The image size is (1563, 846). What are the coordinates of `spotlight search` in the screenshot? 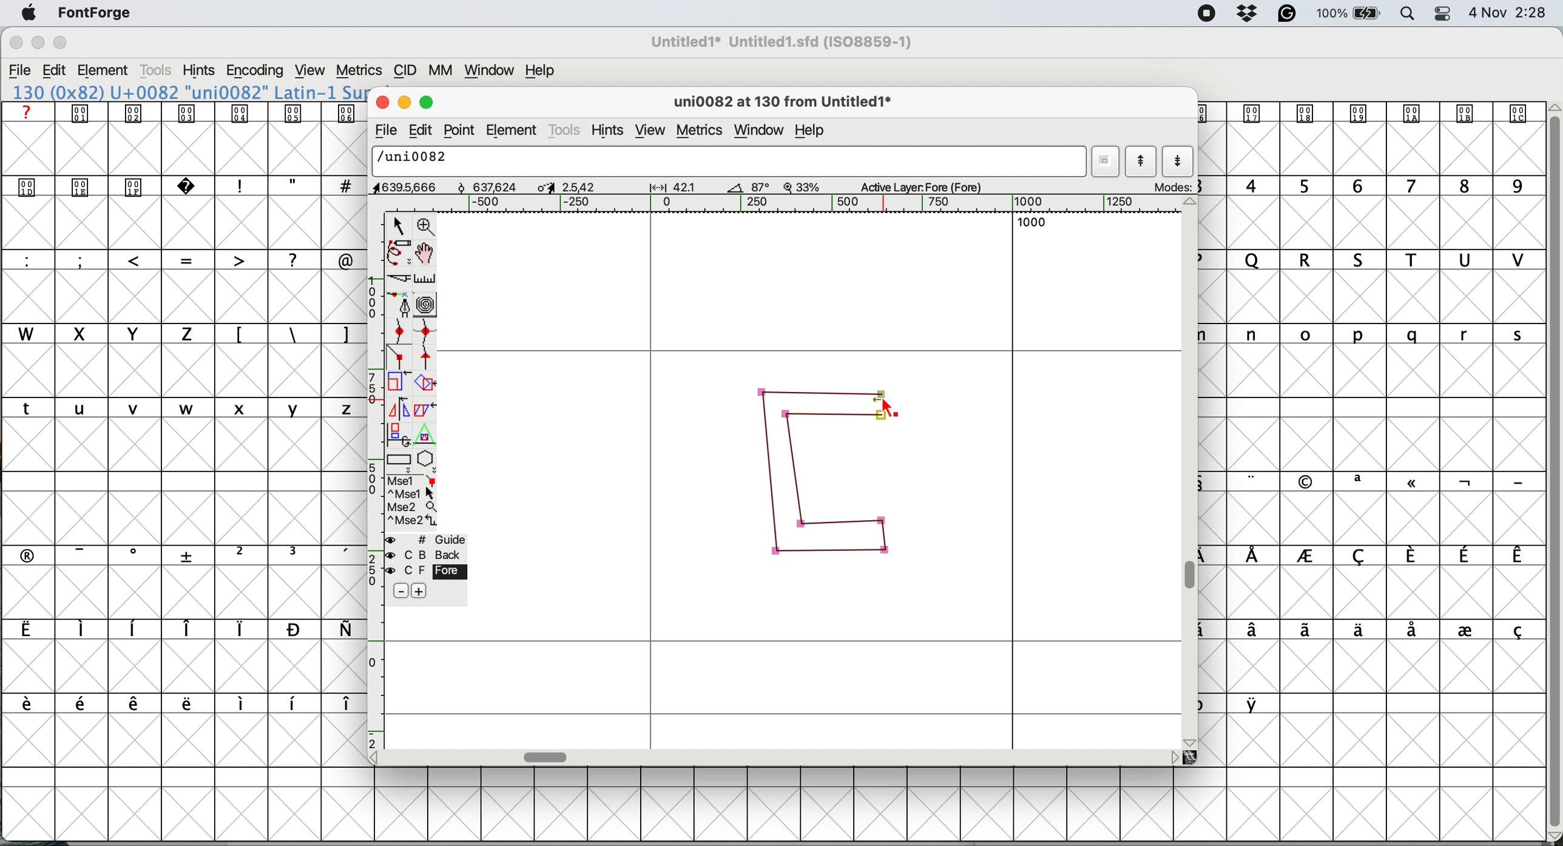 It's located at (1405, 15).